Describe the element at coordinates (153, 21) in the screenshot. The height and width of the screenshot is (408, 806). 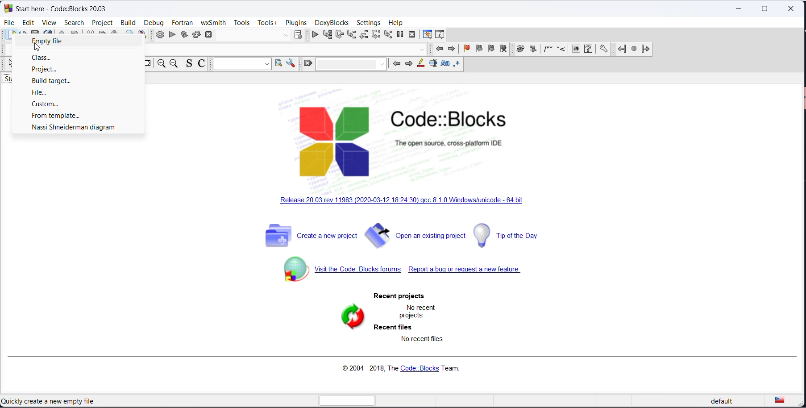
I see `Debug` at that location.